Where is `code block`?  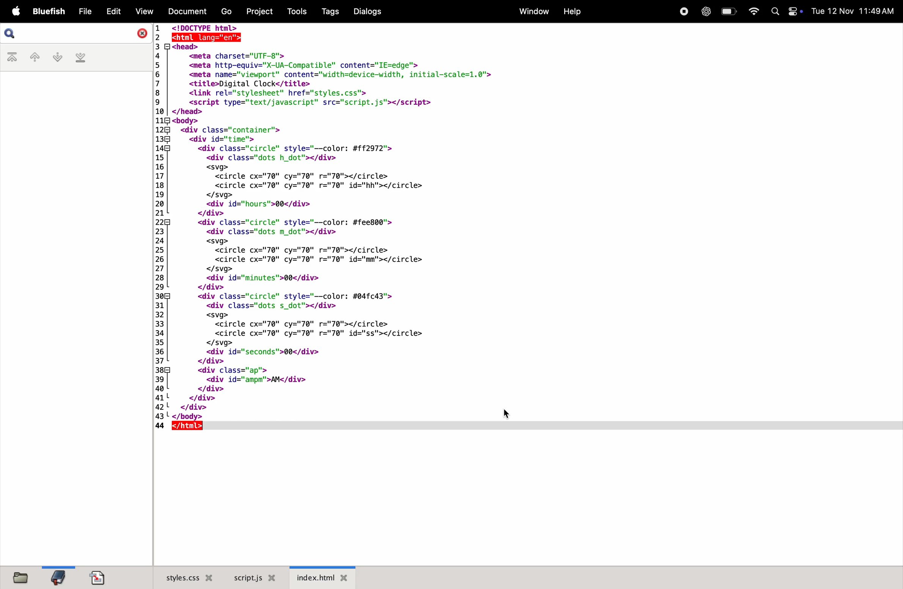 code block is located at coordinates (322, 227).